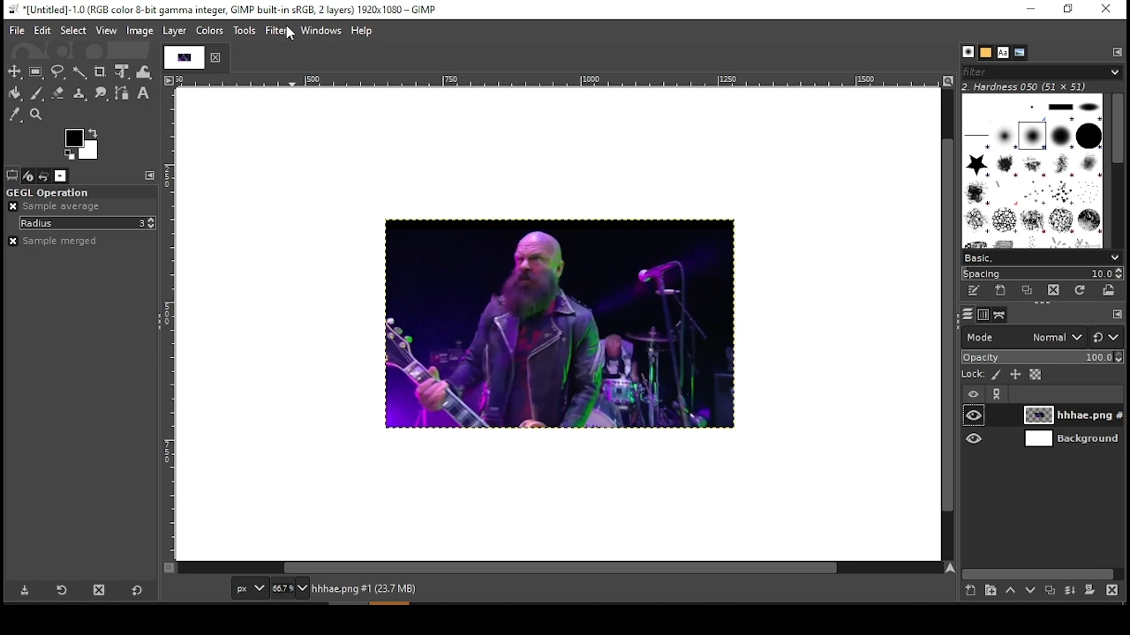 This screenshot has width=1130, height=635. What do you see at coordinates (44, 175) in the screenshot?
I see `undo history` at bounding box center [44, 175].